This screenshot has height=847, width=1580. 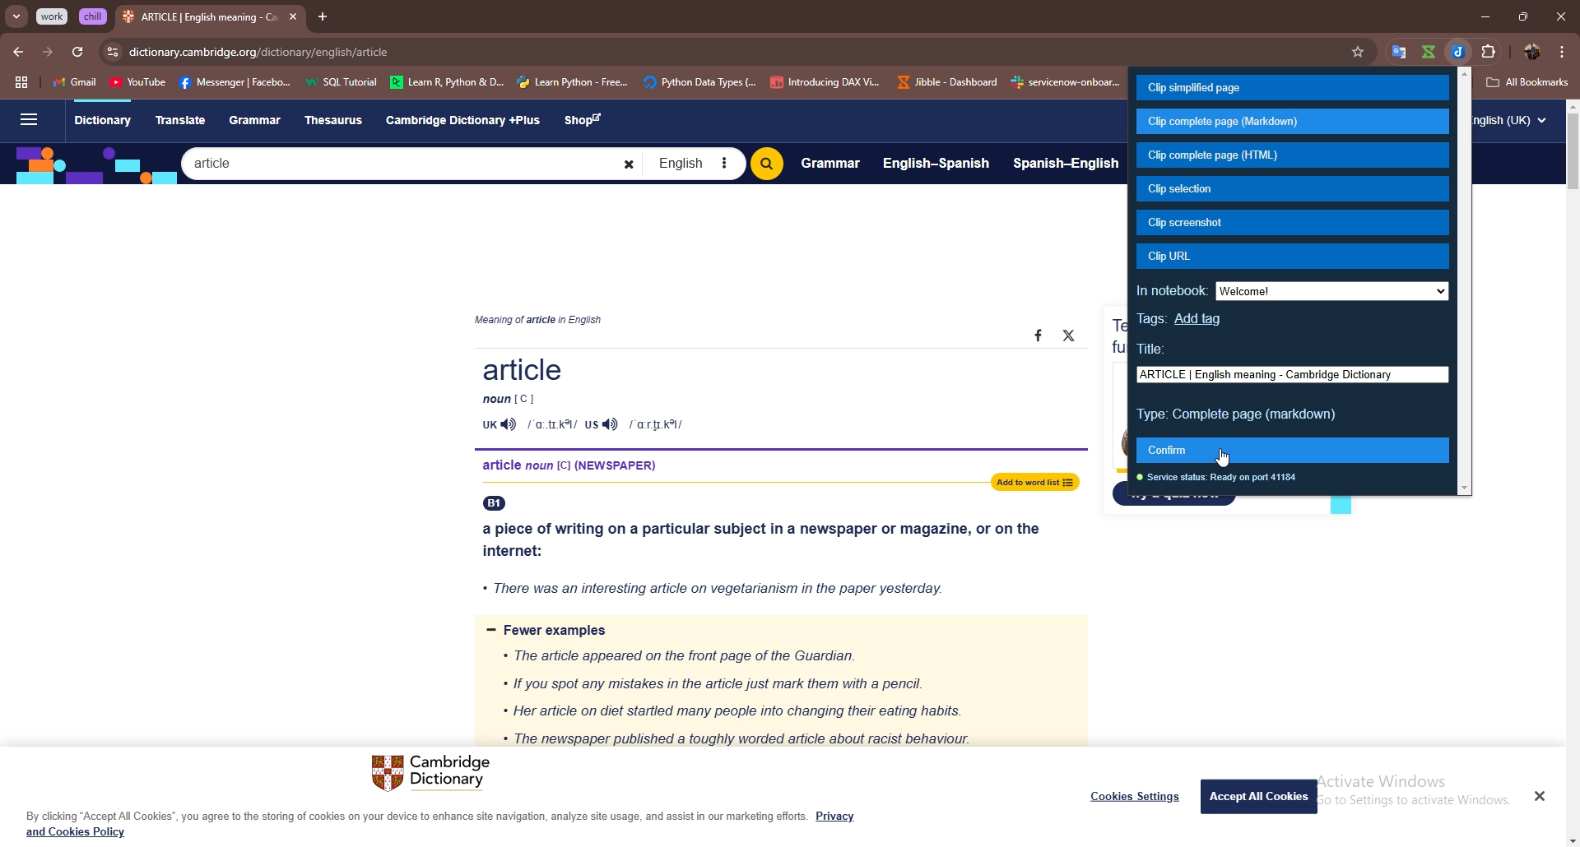 I want to click on add tab, so click(x=322, y=16).